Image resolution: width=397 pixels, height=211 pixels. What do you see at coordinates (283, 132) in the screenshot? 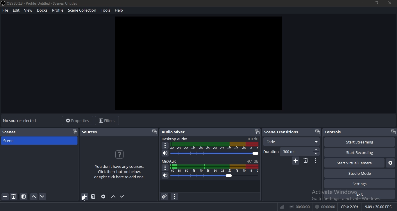
I see `scene transitions` at bounding box center [283, 132].